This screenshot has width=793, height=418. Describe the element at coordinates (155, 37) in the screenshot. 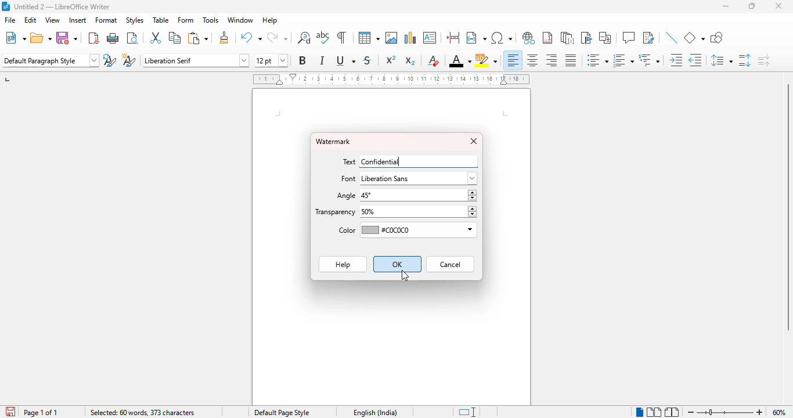

I see `cut` at that location.